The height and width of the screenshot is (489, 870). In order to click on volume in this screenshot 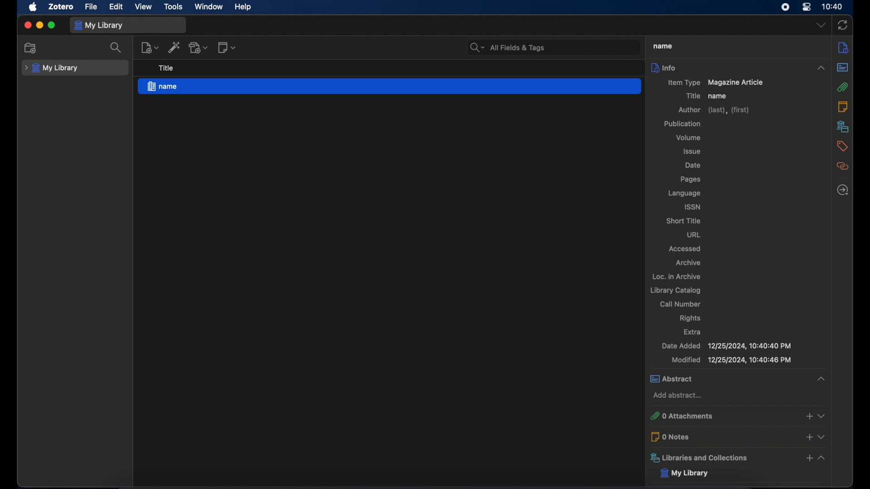, I will do `click(688, 138)`.